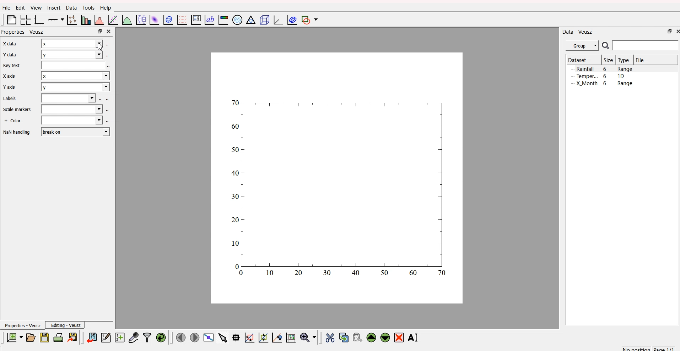 This screenshot has width=680, height=351. What do you see at coordinates (71, 20) in the screenshot?
I see `plot points` at bounding box center [71, 20].